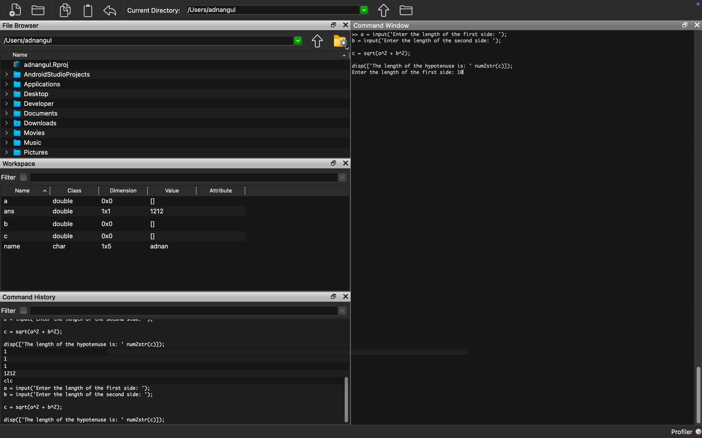  I want to click on restore down, so click(684, 26).